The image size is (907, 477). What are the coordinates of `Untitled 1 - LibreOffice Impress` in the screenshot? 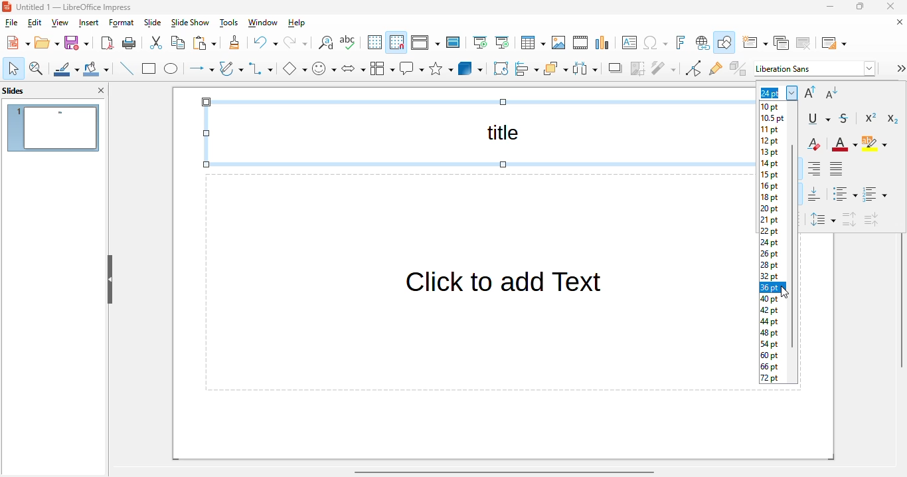 It's located at (75, 7).